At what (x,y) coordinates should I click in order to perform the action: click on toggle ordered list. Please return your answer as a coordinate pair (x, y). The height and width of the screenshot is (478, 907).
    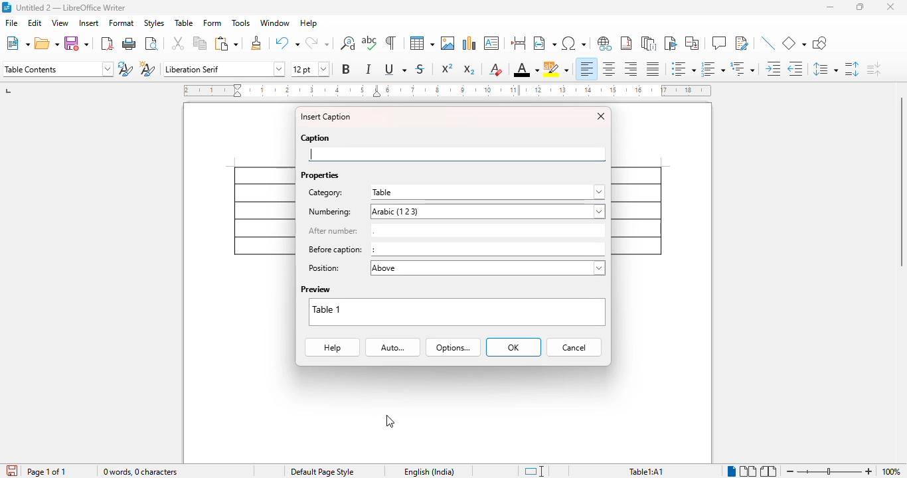
    Looking at the image, I should click on (713, 69).